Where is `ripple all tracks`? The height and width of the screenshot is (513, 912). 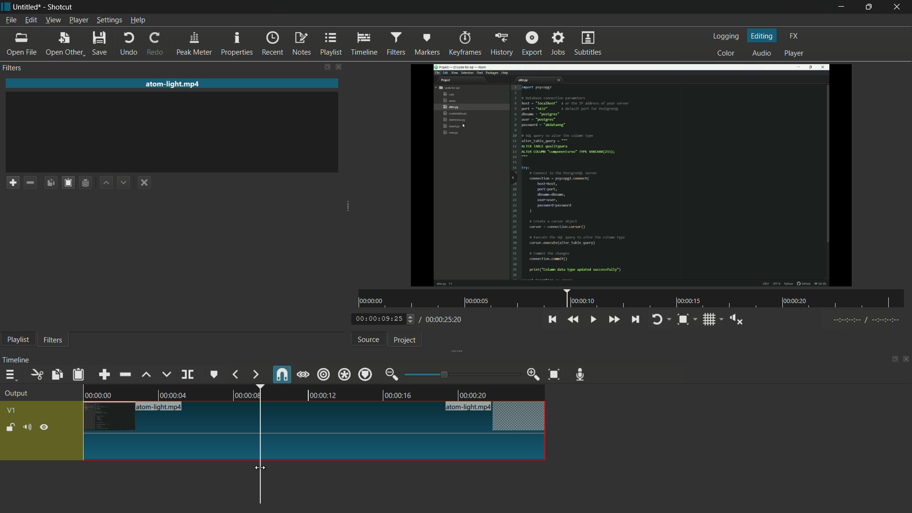
ripple all tracks is located at coordinates (344, 374).